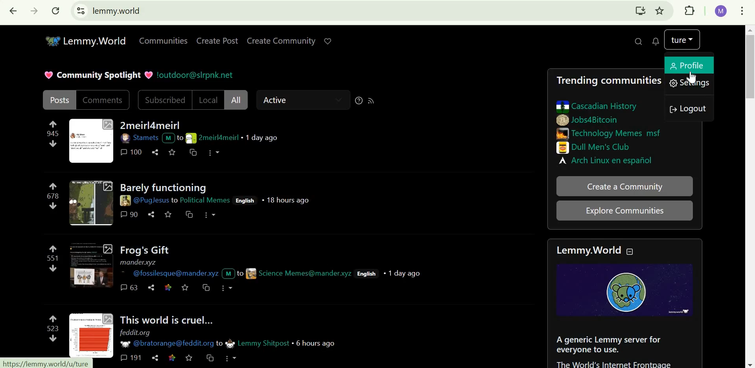  What do you see at coordinates (246, 201) in the screenshot?
I see `English` at bounding box center [246, 201].